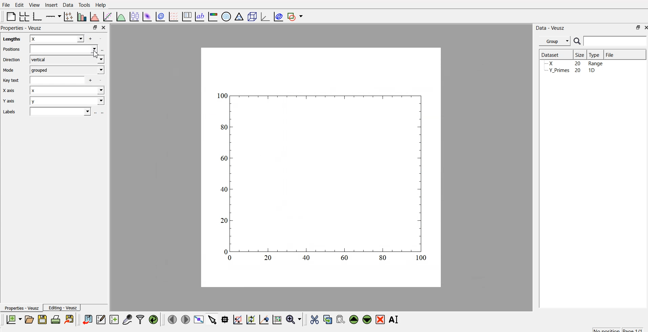 The image size is (648, 332). Describe the element at coordinates (551, 27) in the screenshot. I see `Data - Veusz` at that location.